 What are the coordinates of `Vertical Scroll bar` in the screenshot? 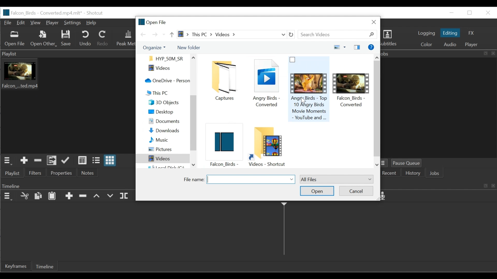 It's located at (377, 108).